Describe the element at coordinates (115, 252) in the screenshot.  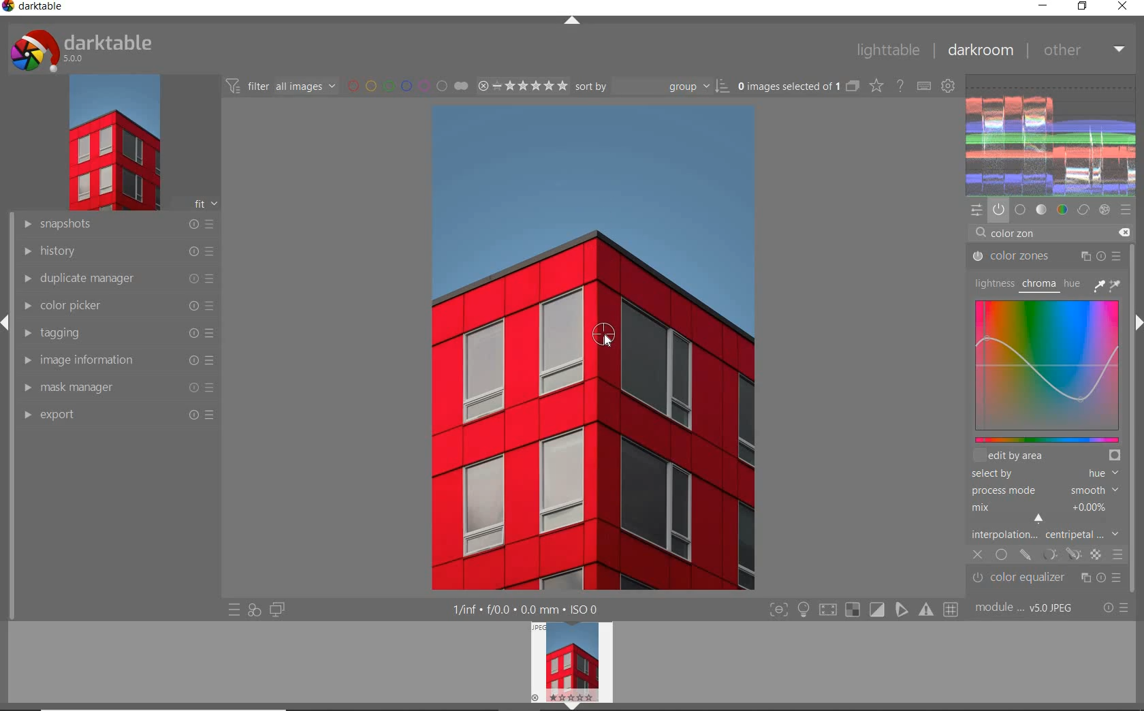
I see `history` at that location.